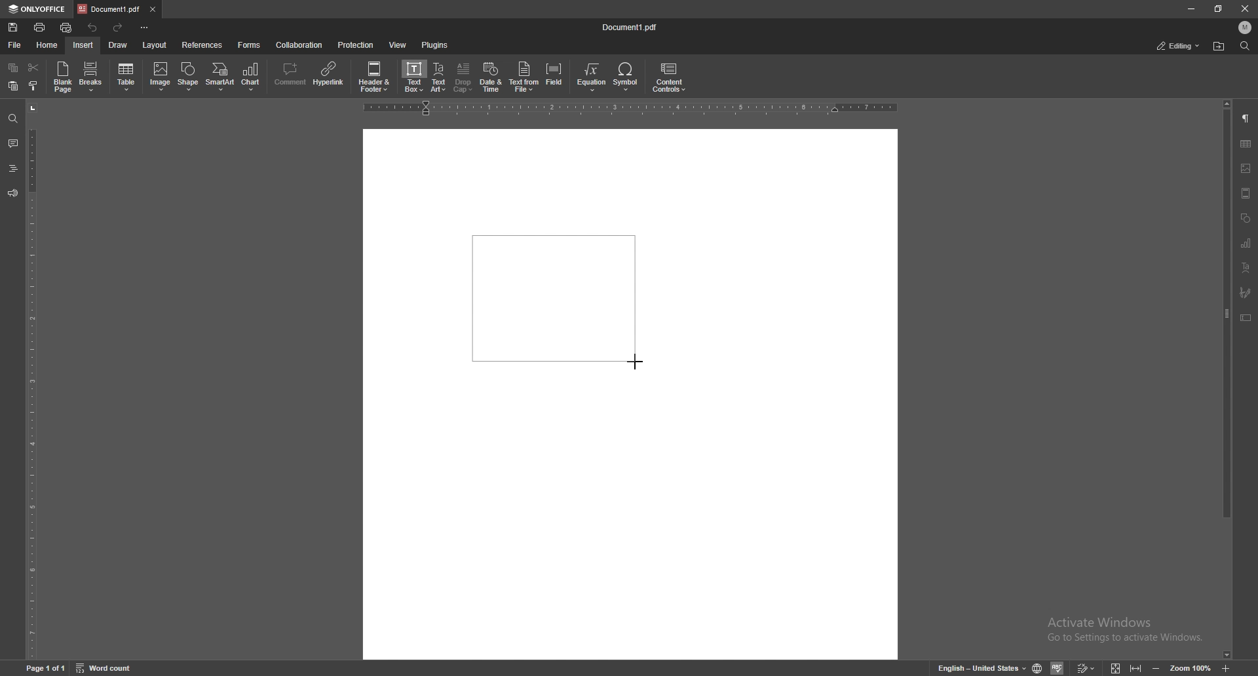  I want to click on chart, so click(253, 77).